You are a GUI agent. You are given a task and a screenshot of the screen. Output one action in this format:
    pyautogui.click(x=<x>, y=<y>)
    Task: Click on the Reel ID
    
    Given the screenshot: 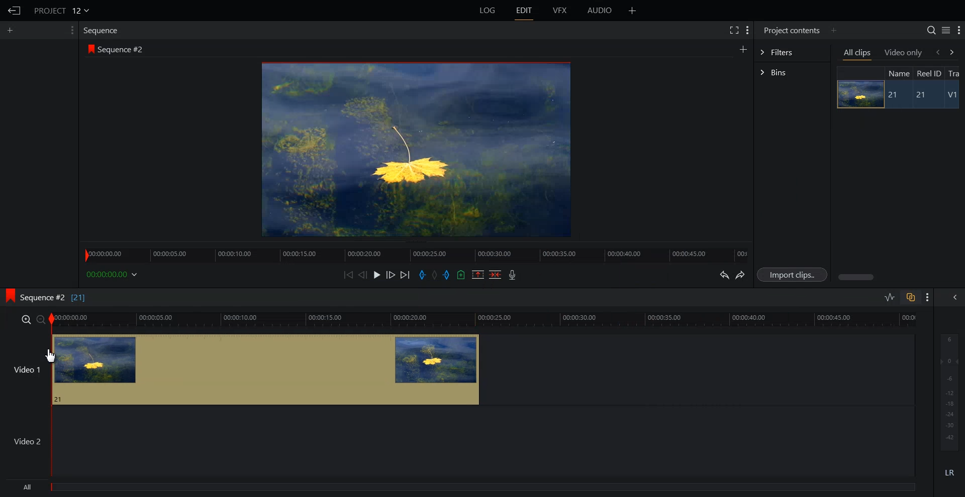 What is the action you would take?
    pyautogui.click(x=928, y=73)
    